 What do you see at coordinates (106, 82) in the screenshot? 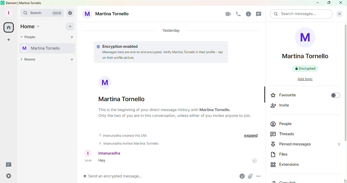
I see `M` at bounding box center [106, 82].